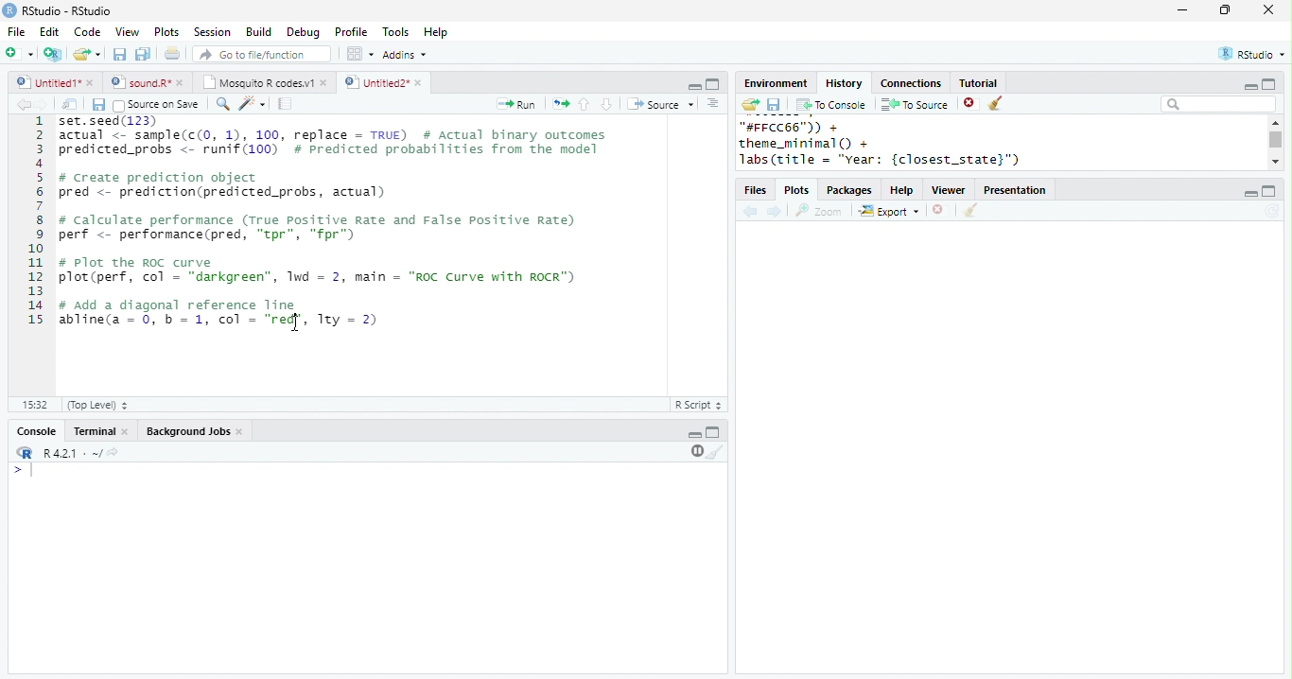 Image resolution: width=1292 pixels, height=679 pixels. I want to click on Tools, so click(396, 32).